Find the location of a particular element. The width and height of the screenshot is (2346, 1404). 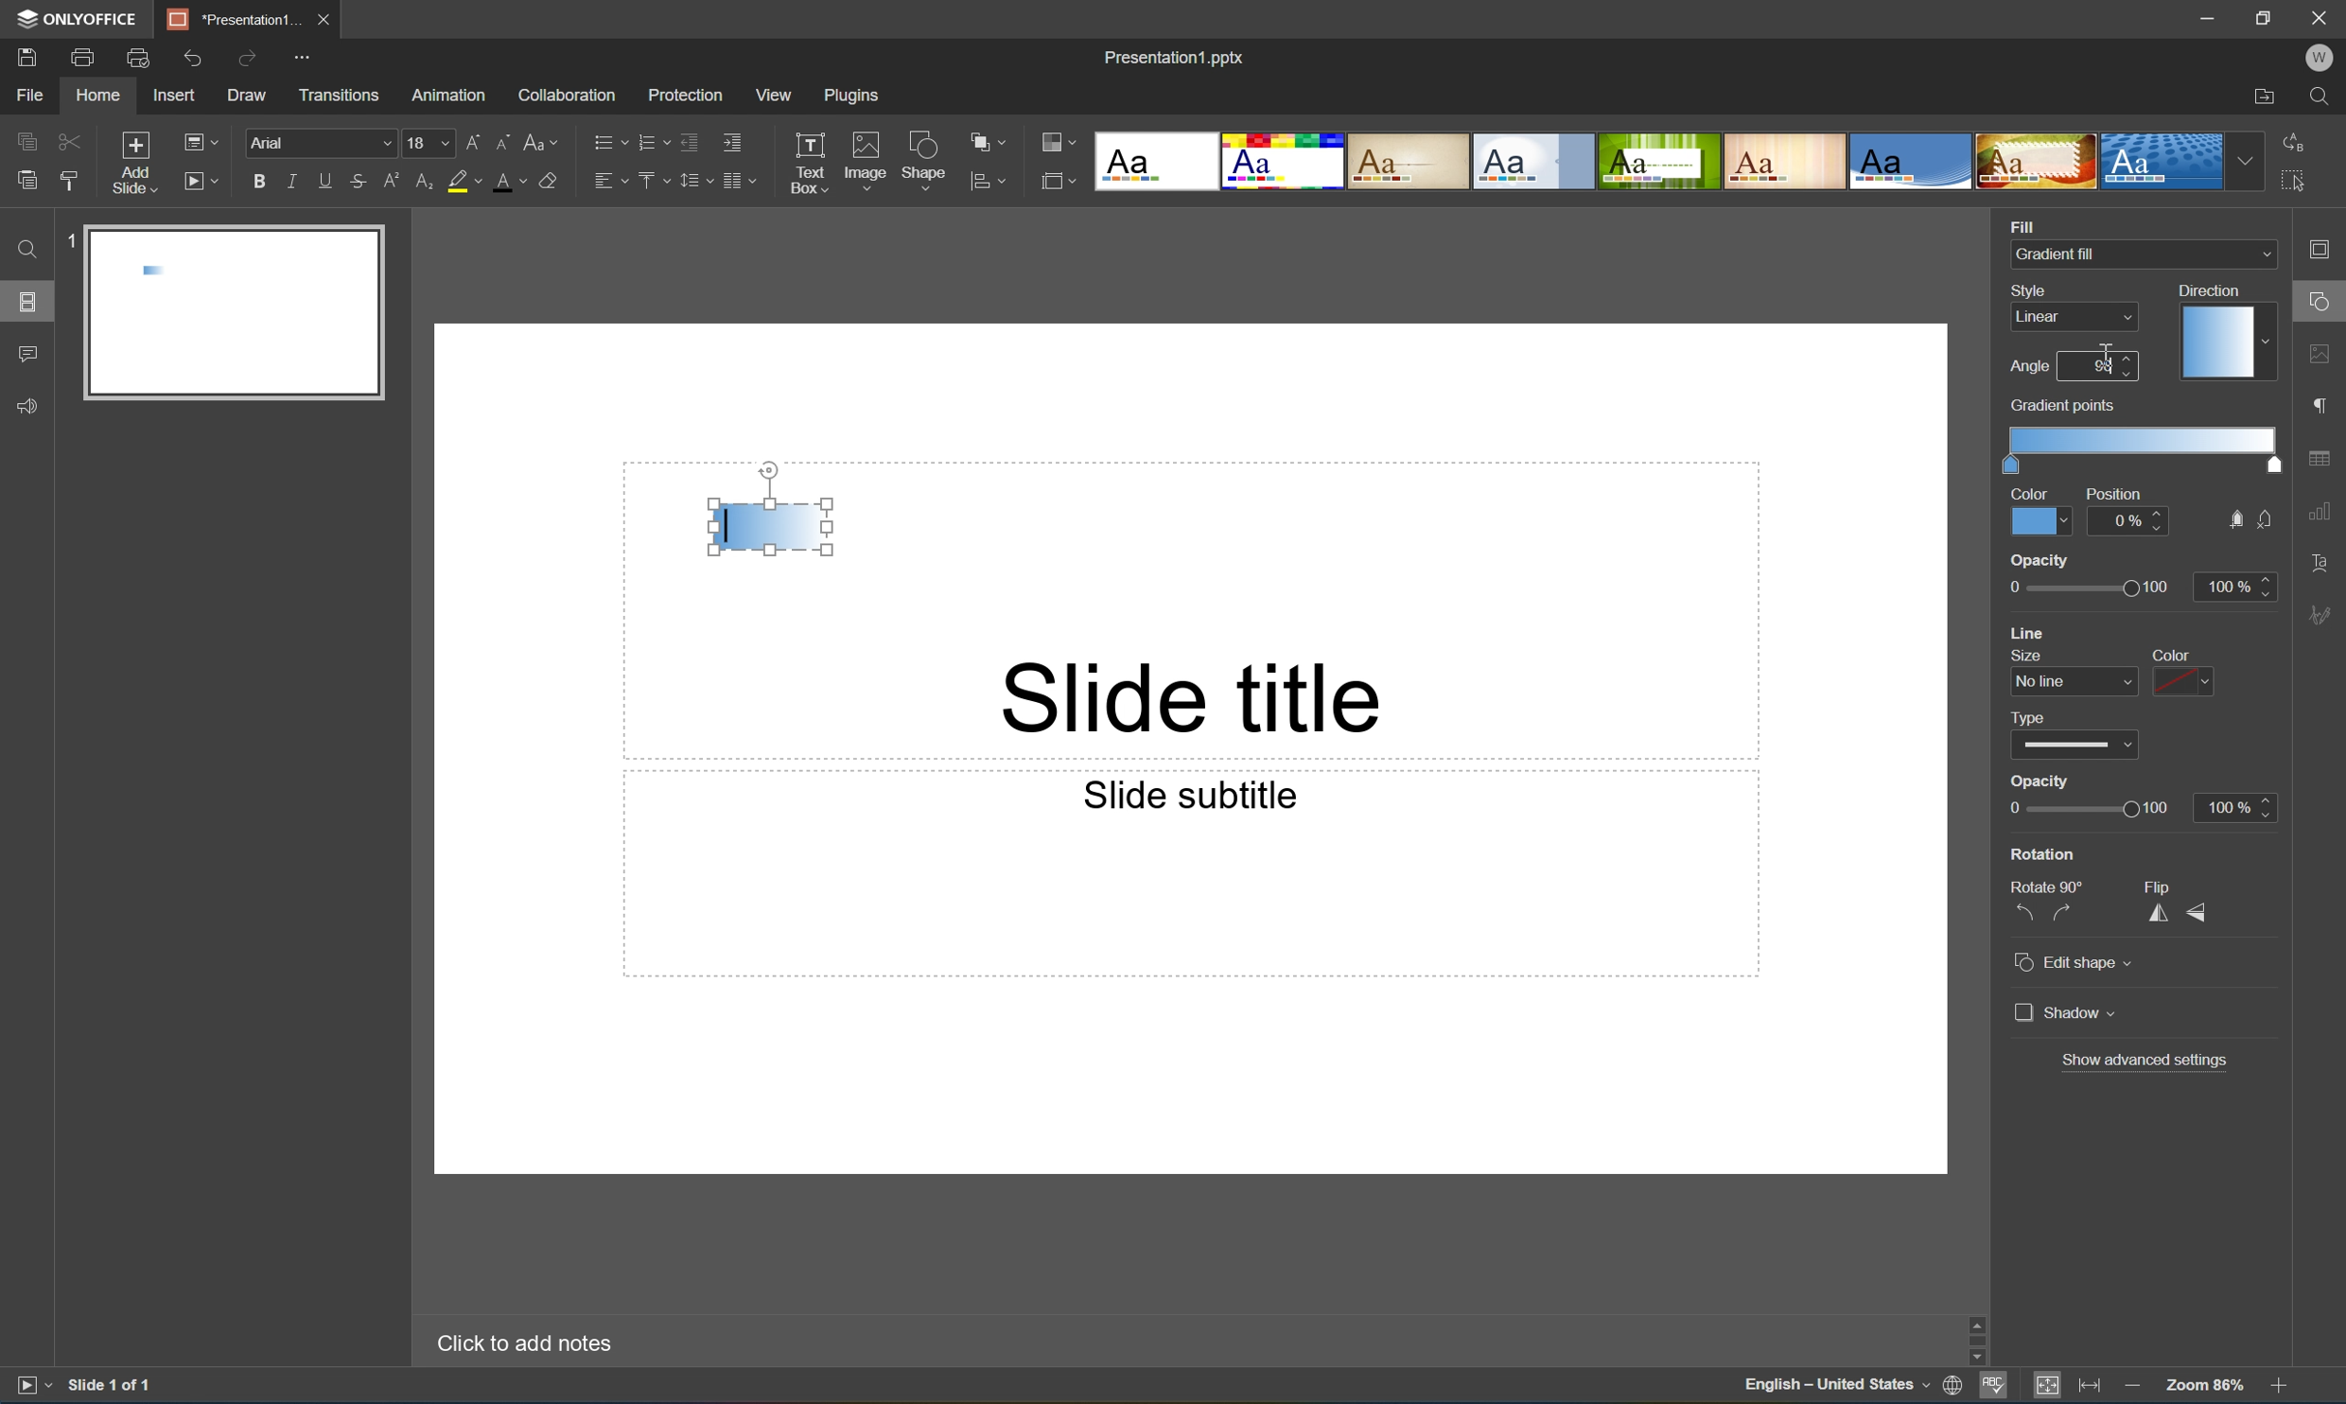

opacity is located at coordinates (2041, 560).